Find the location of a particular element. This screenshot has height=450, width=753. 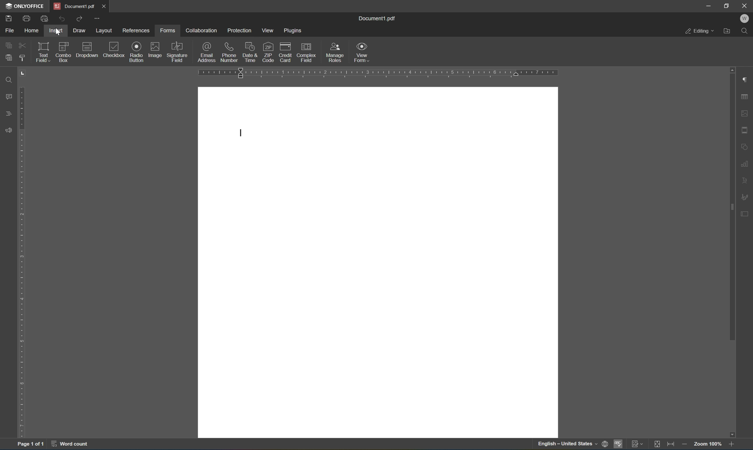

Header and footer settings is located at coordinates (746, 129).